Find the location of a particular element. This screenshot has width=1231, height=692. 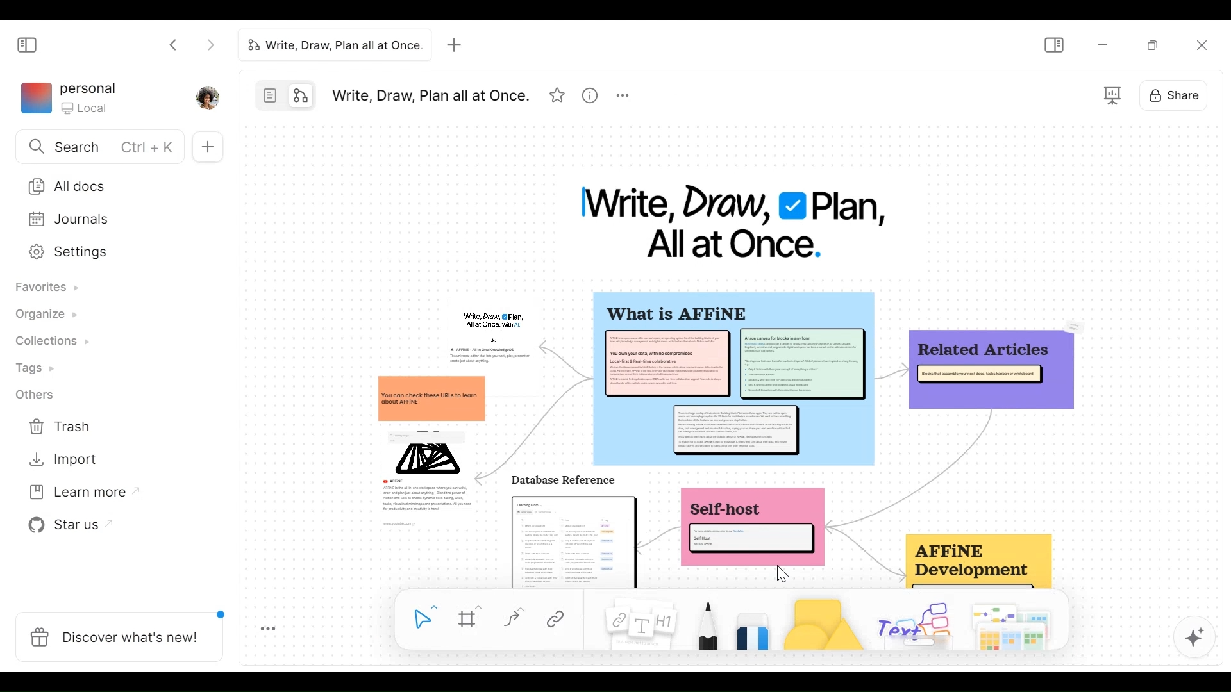

Others is located at coordinates (33, 394).